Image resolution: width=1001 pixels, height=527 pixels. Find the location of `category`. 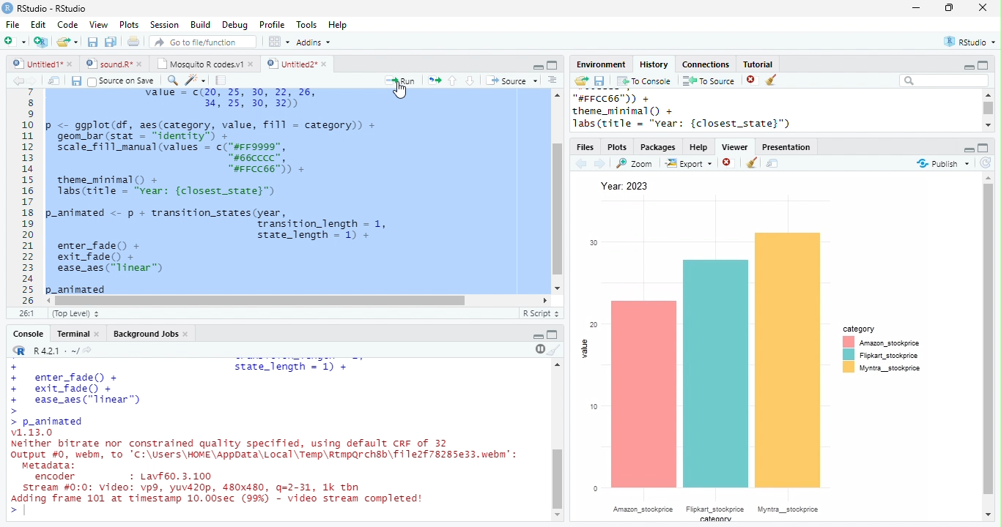

category is located at coordinates (863, 329).